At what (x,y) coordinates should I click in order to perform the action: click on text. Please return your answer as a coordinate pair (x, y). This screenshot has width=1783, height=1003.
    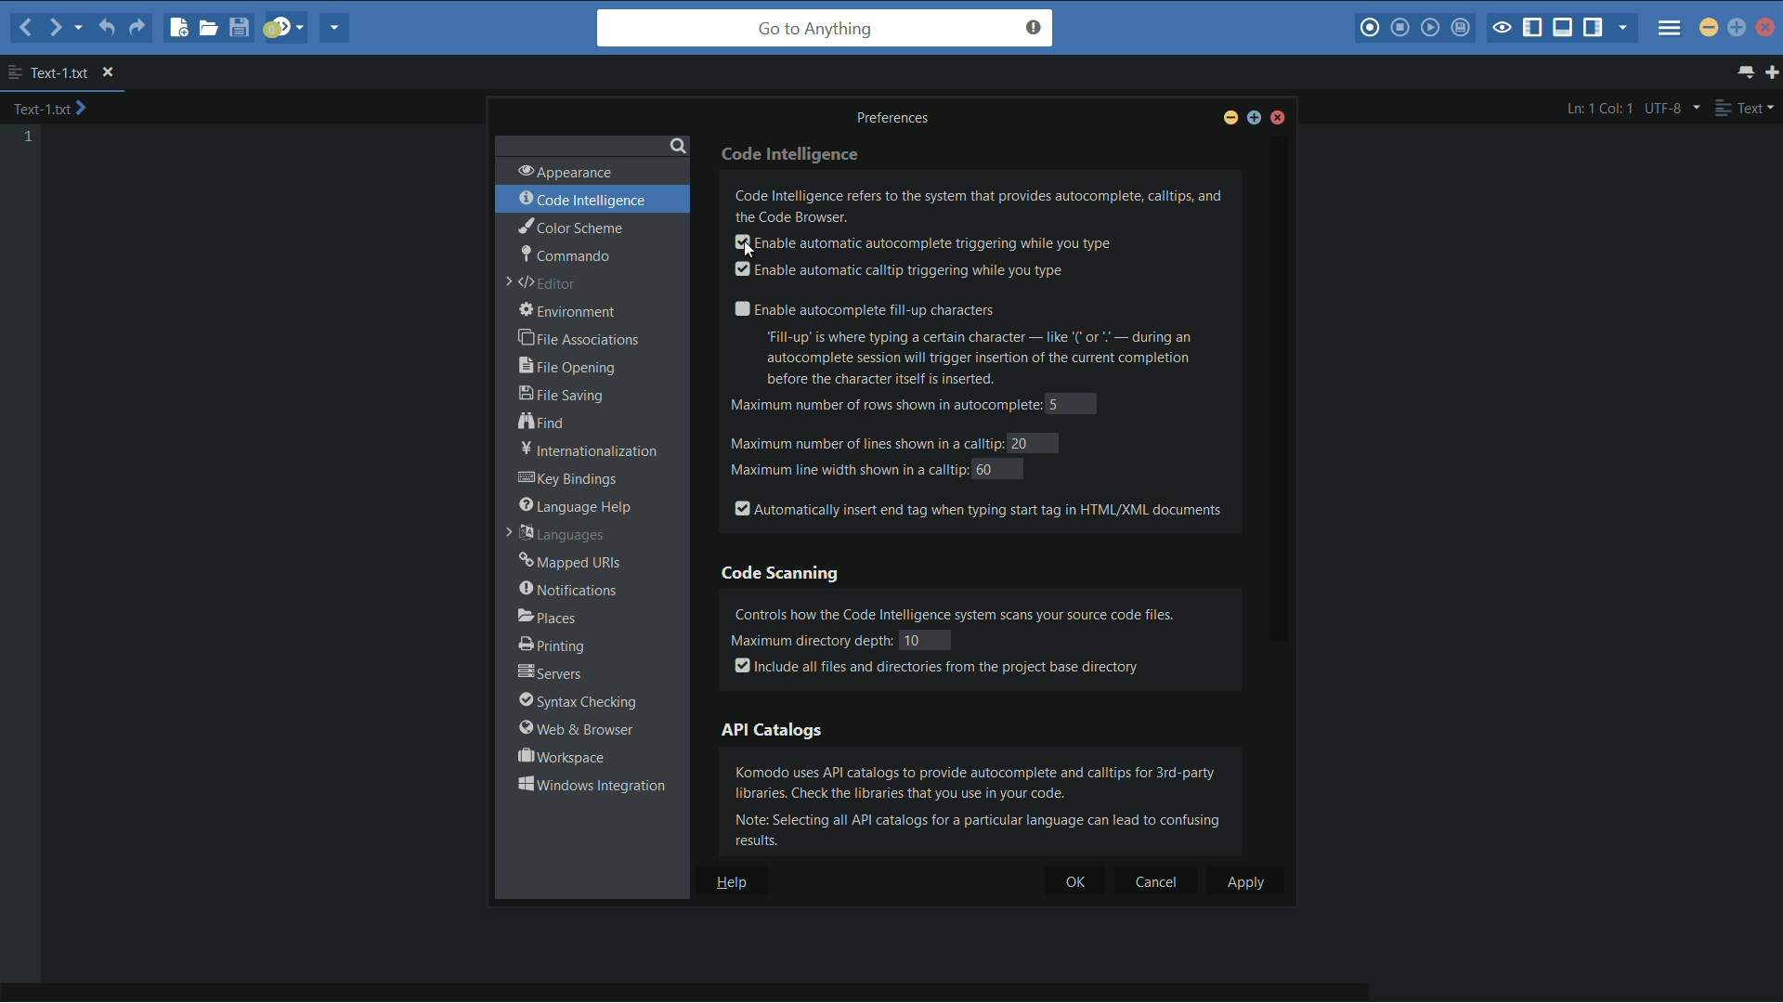
    Looking at the image, I should click on (1744, 108).